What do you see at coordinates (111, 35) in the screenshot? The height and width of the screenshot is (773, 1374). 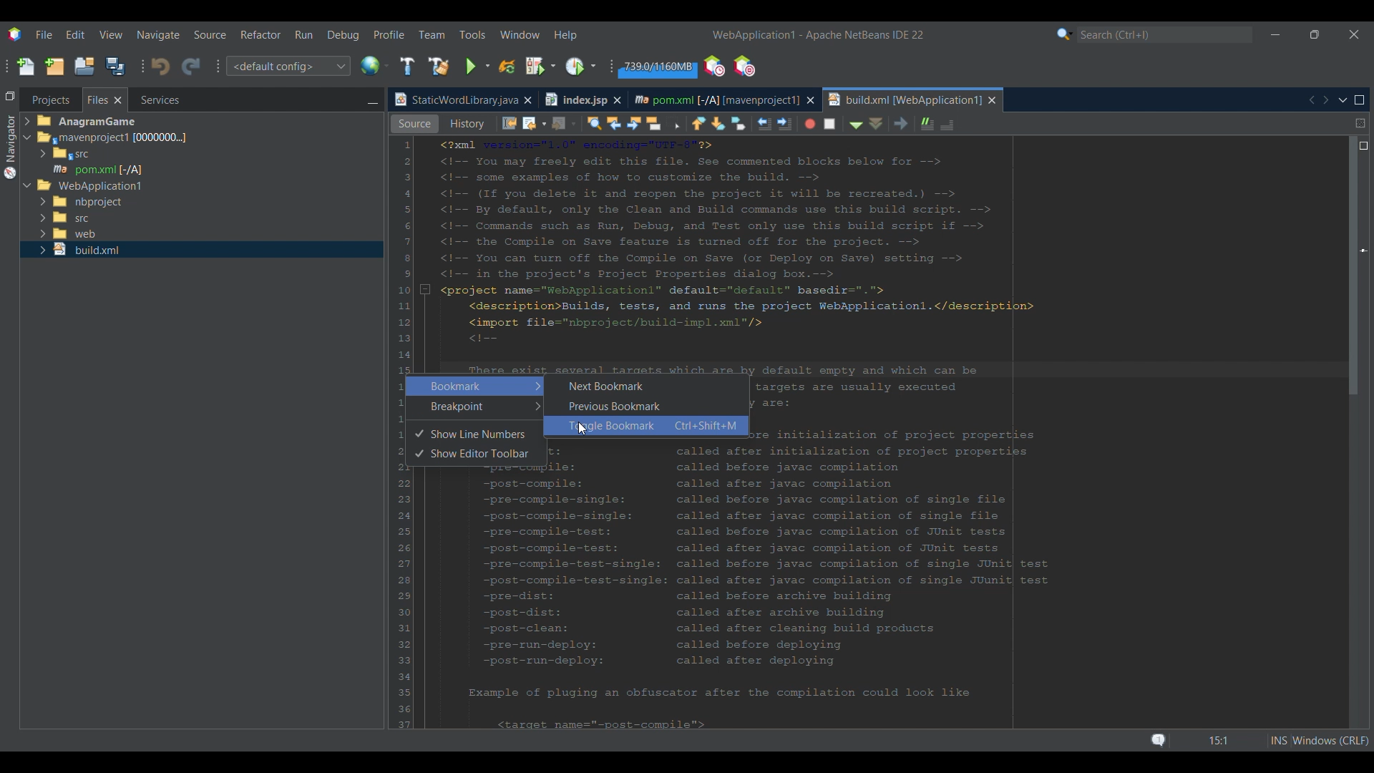 I see `View menu` at bounding box center [111, 35].